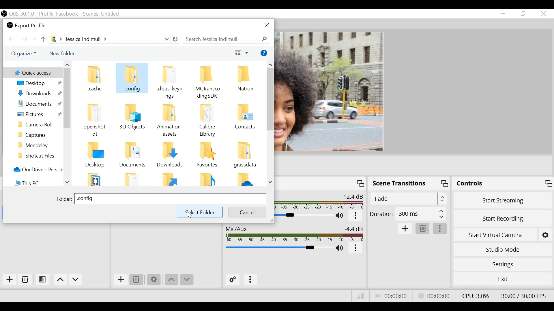 This screenshot has height=311, width=554. What do you see at coordinates (226, 38) in the screenshot?
I see `Search` at bounding box center [226, 38].